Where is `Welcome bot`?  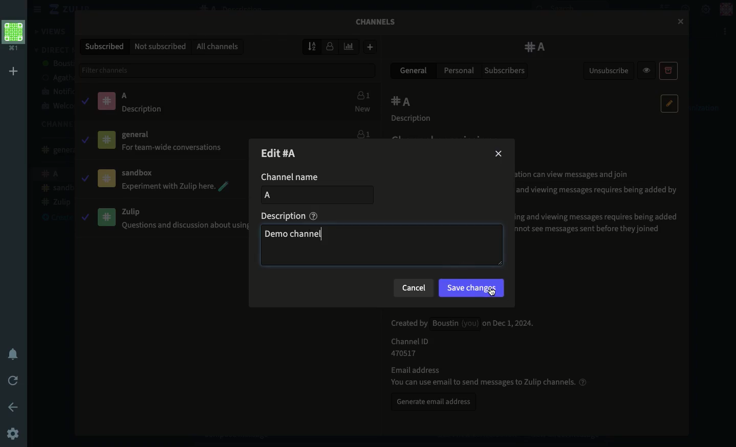 Welcome bot is located at coordinates (57, 106).